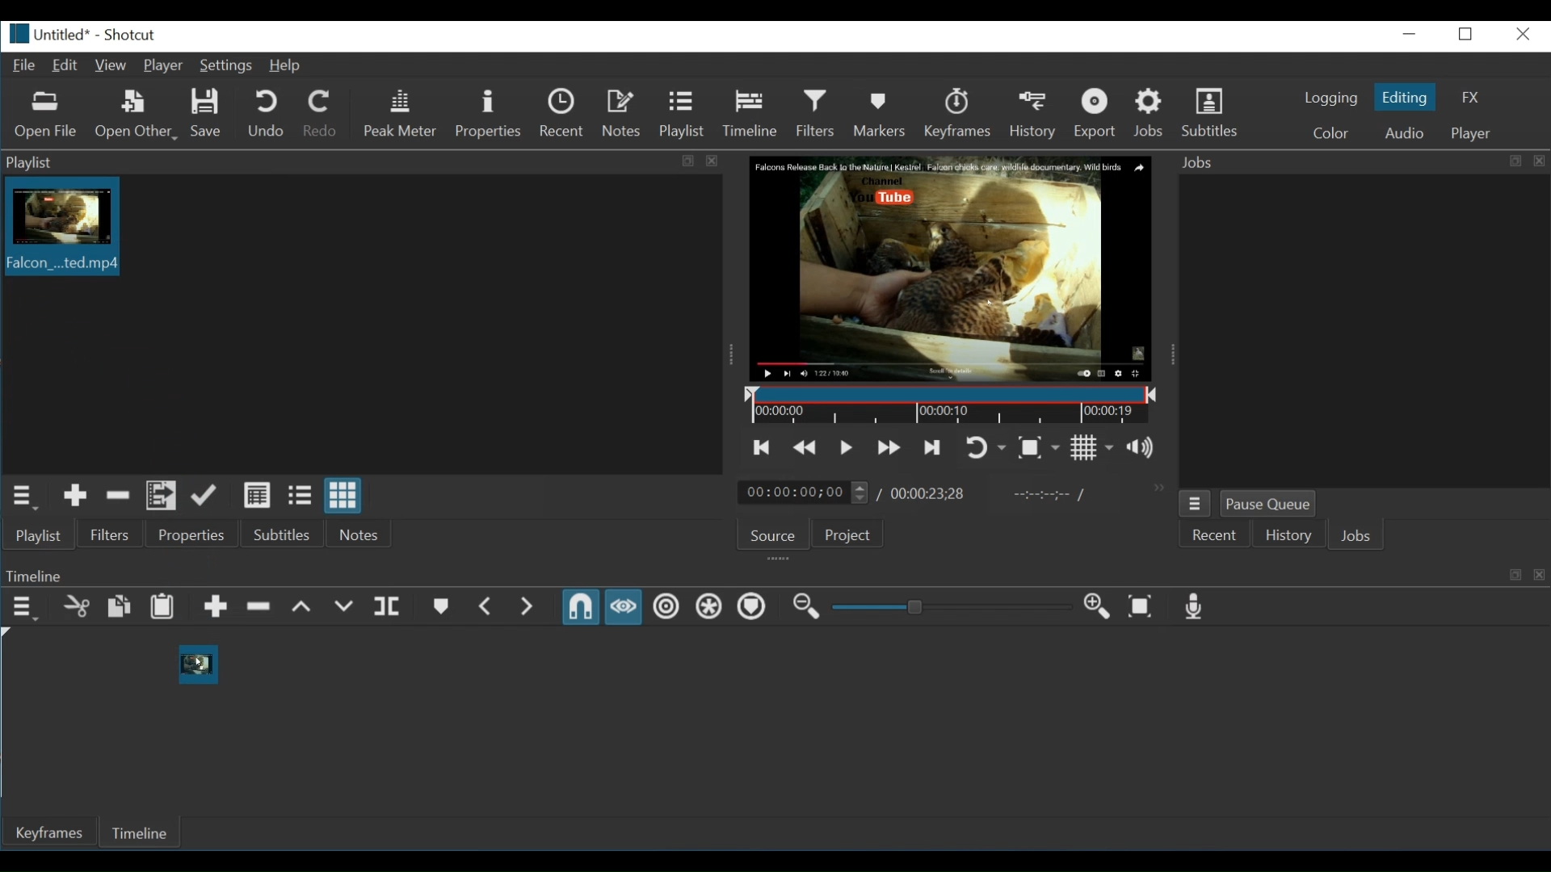  I want to click on Timeline, so click(750, 112).